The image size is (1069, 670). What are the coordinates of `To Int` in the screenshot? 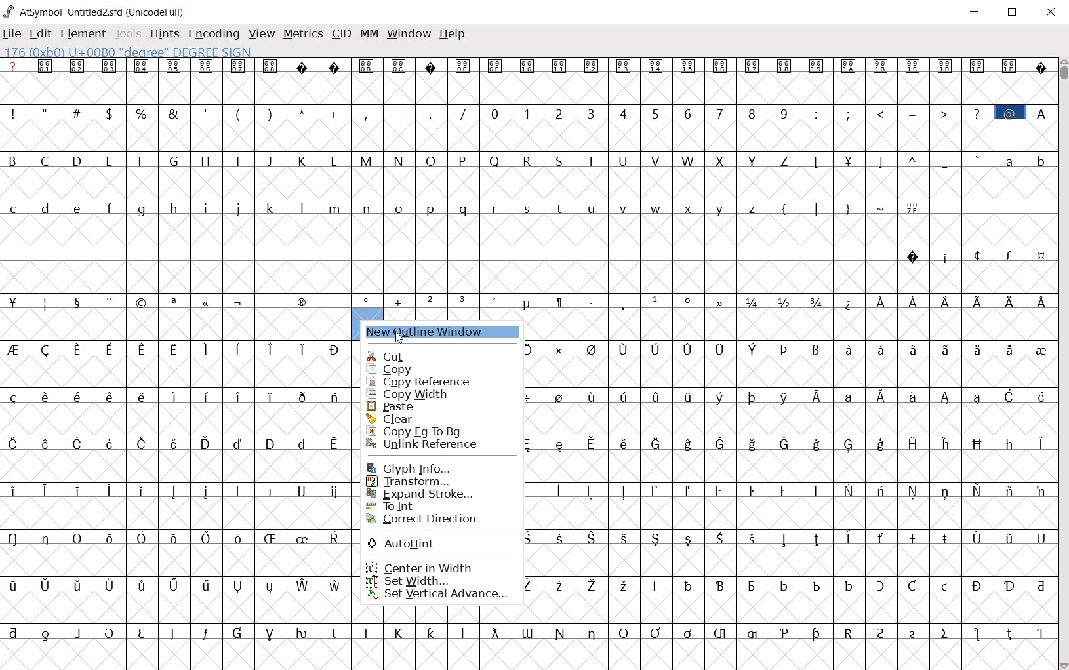 It's located at (439, 507).